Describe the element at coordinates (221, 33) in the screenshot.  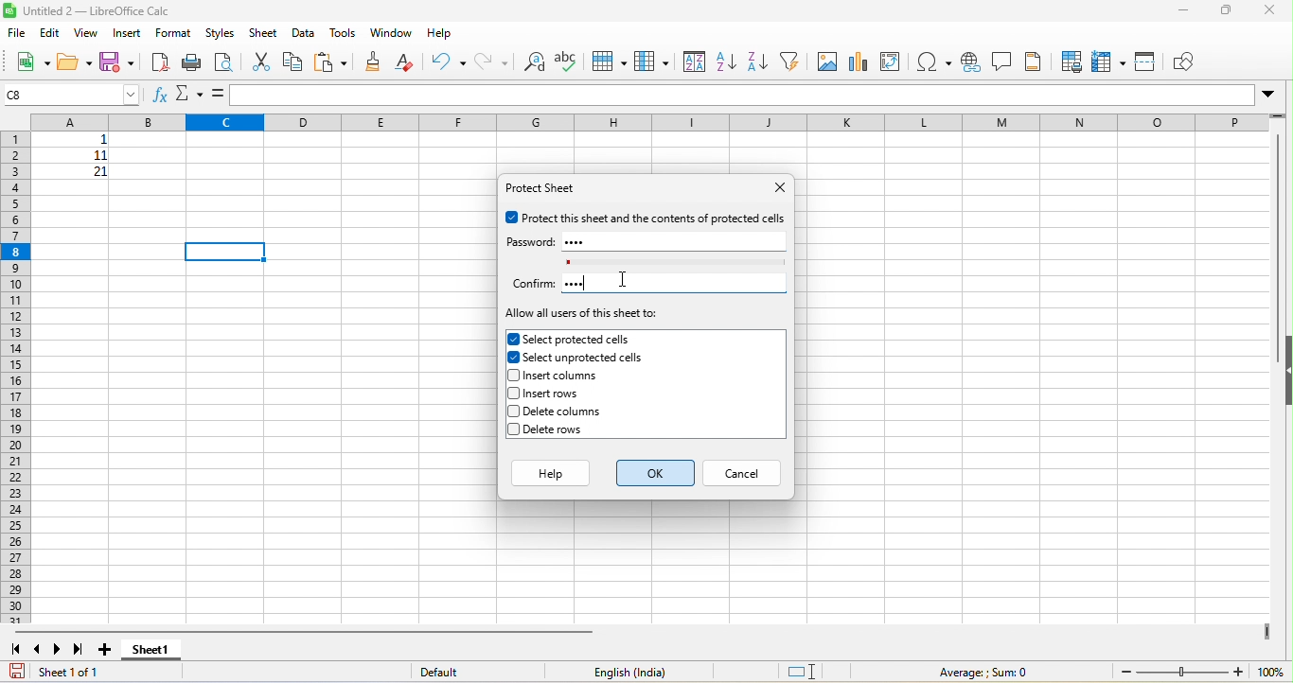
I see `styles` at that location.